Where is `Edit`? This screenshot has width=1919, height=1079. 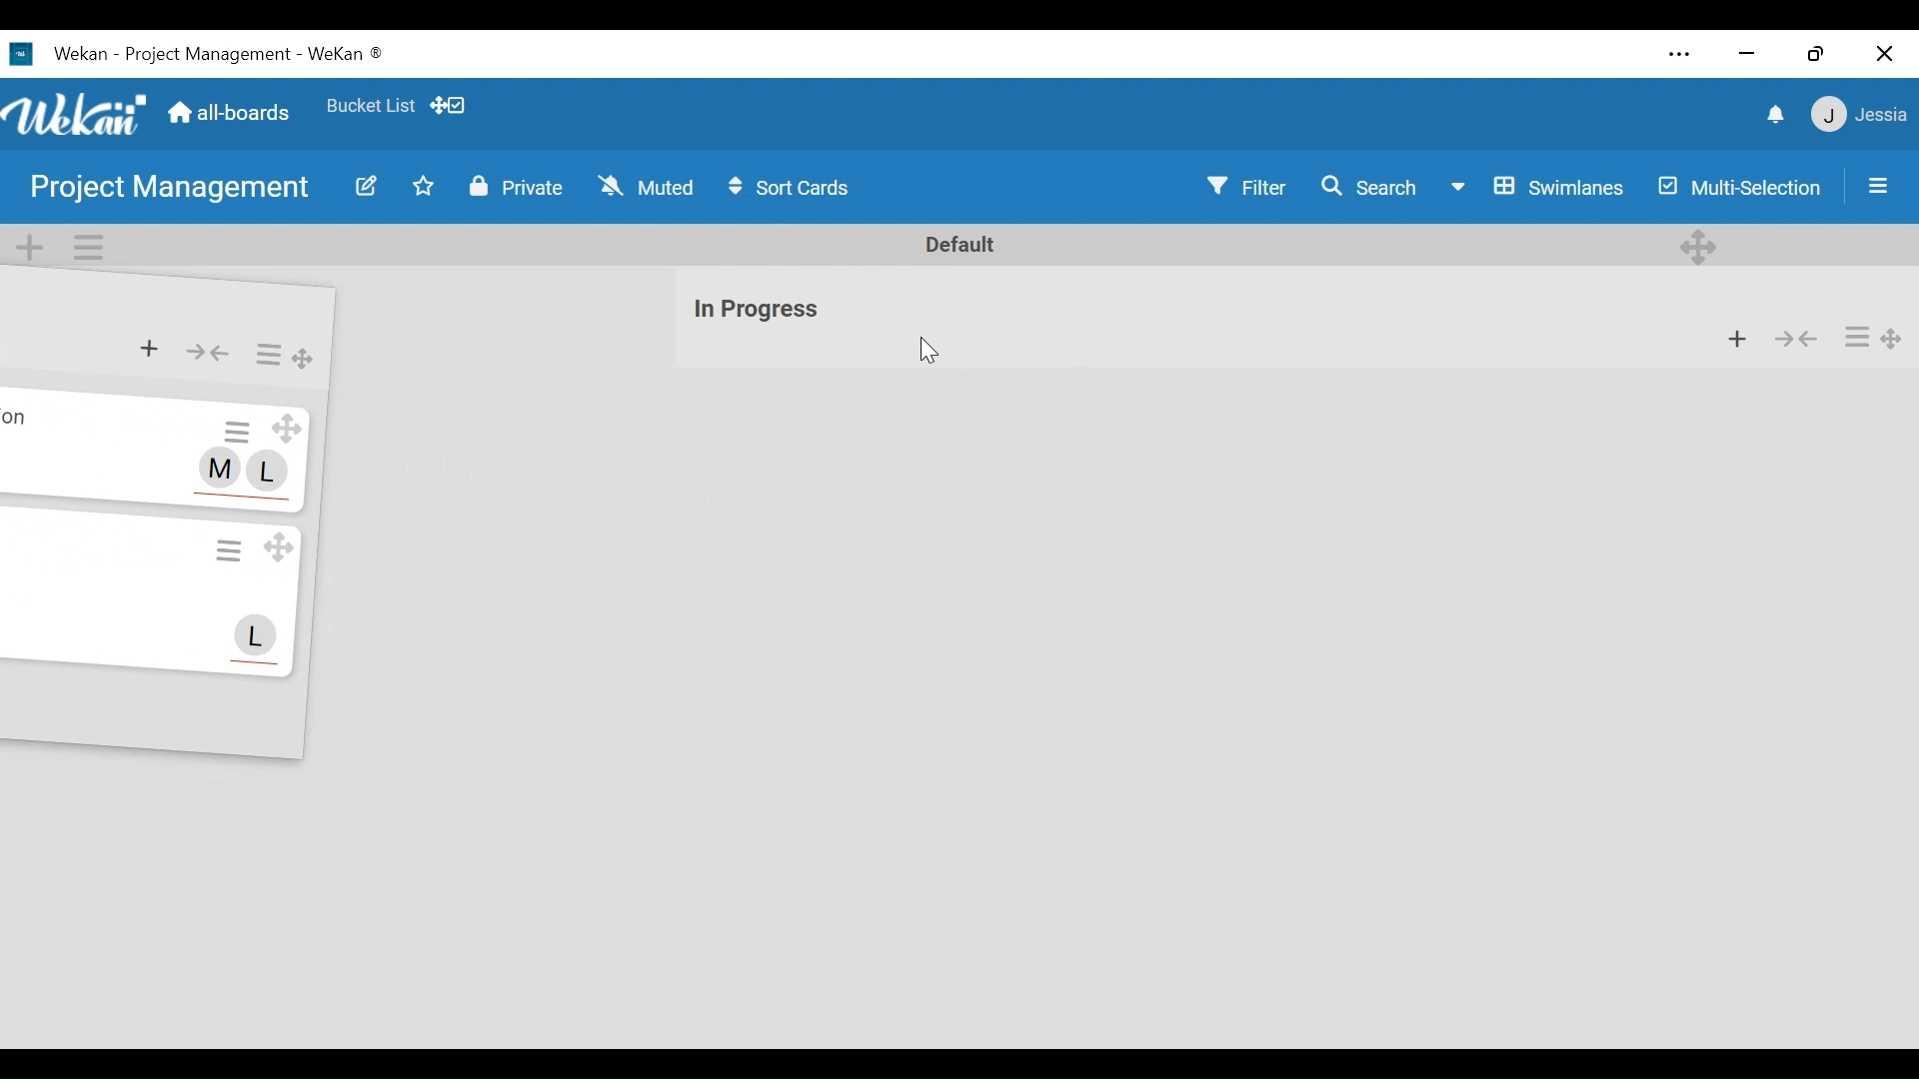 Edit is located at coordinates (368, 185).